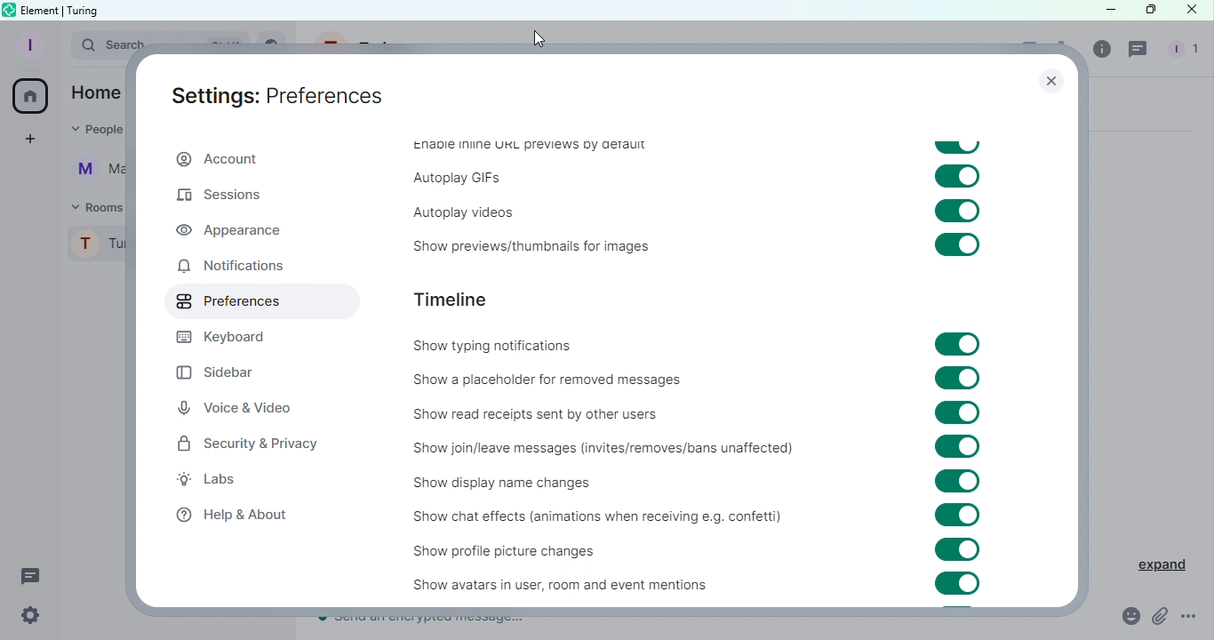 This screenshot has width=1214, height=640. Describe the element at coordinates (228, 368) in the screenshot. I see `Sidebar` at that location.